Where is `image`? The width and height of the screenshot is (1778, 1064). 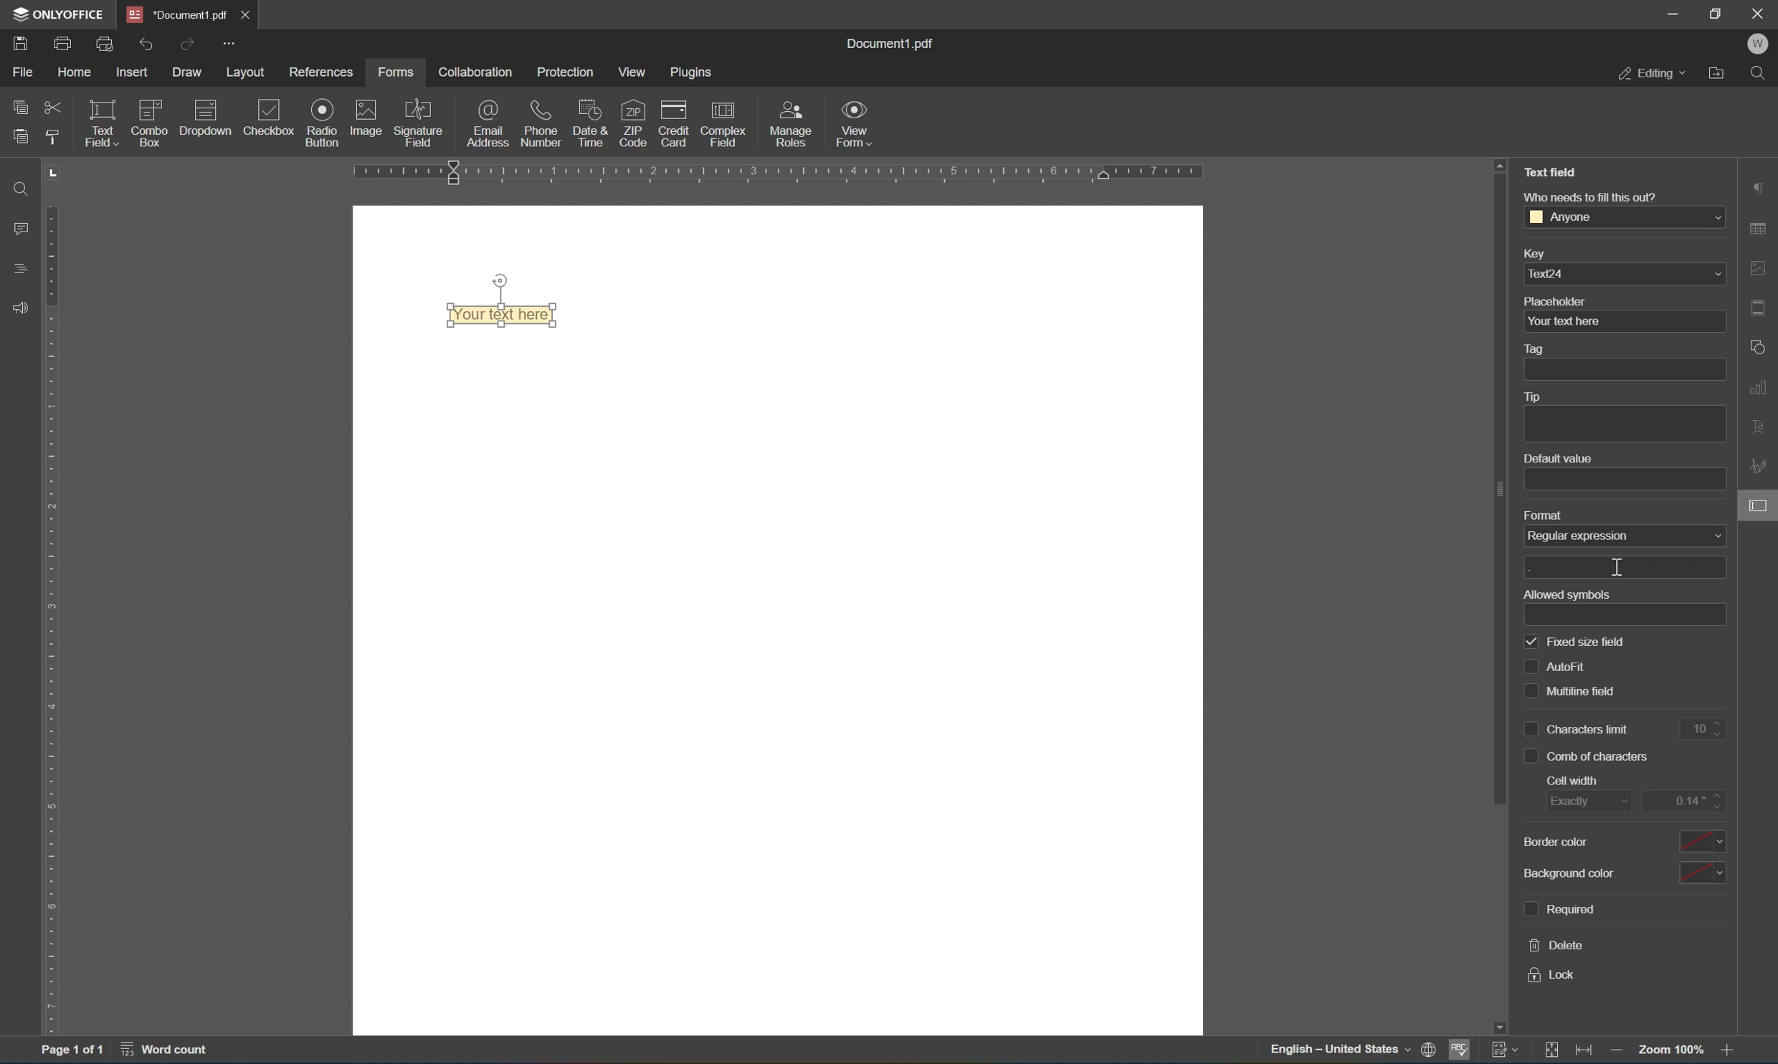
image is located at coordinates (367, 116).